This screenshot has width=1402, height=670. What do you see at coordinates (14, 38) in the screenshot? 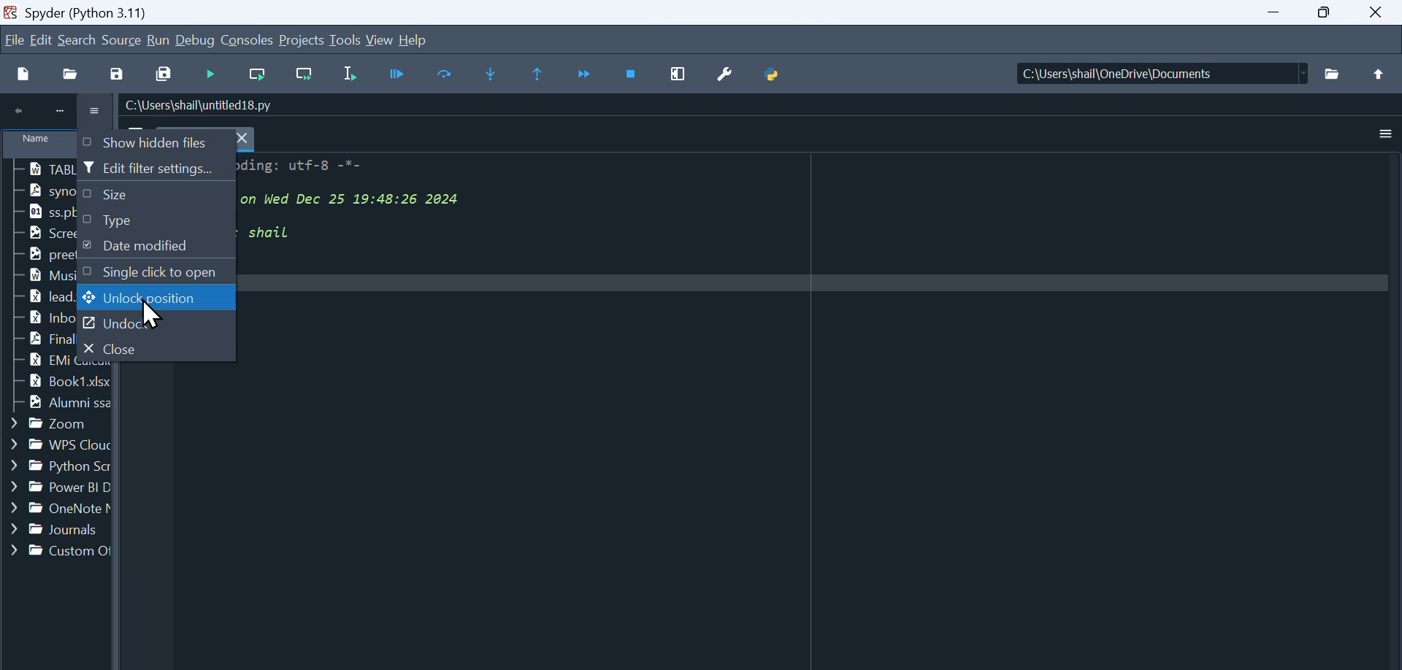
I see `File` at bounding box center [14, 38].